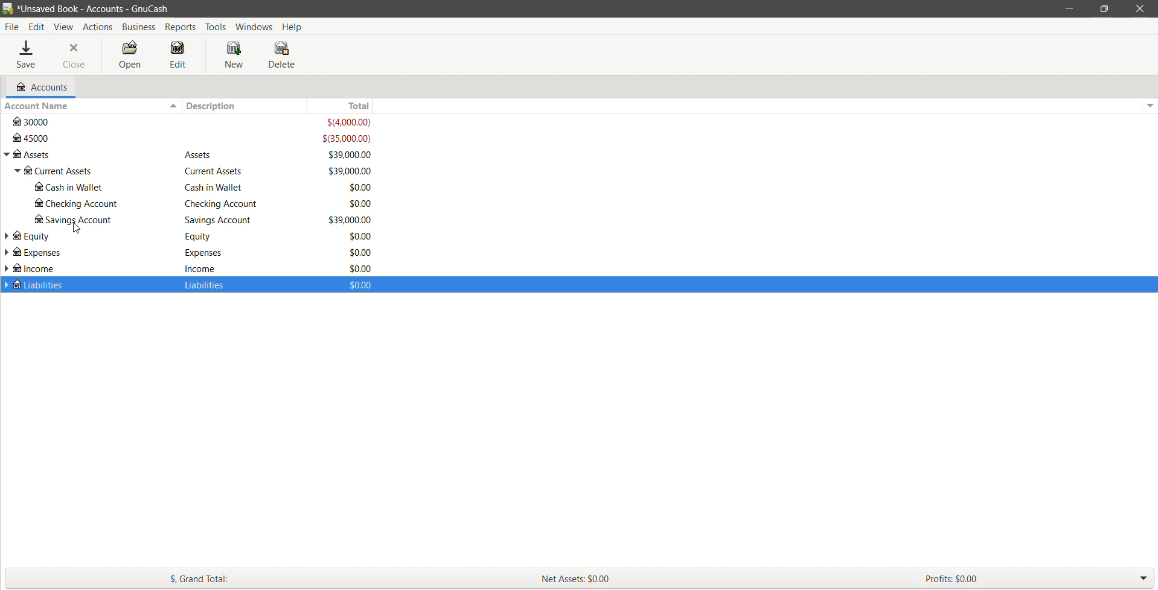  What do you see at coordinates (210, 267) in the screenshot?
I see `incomse` at bounding box center [210, 267].